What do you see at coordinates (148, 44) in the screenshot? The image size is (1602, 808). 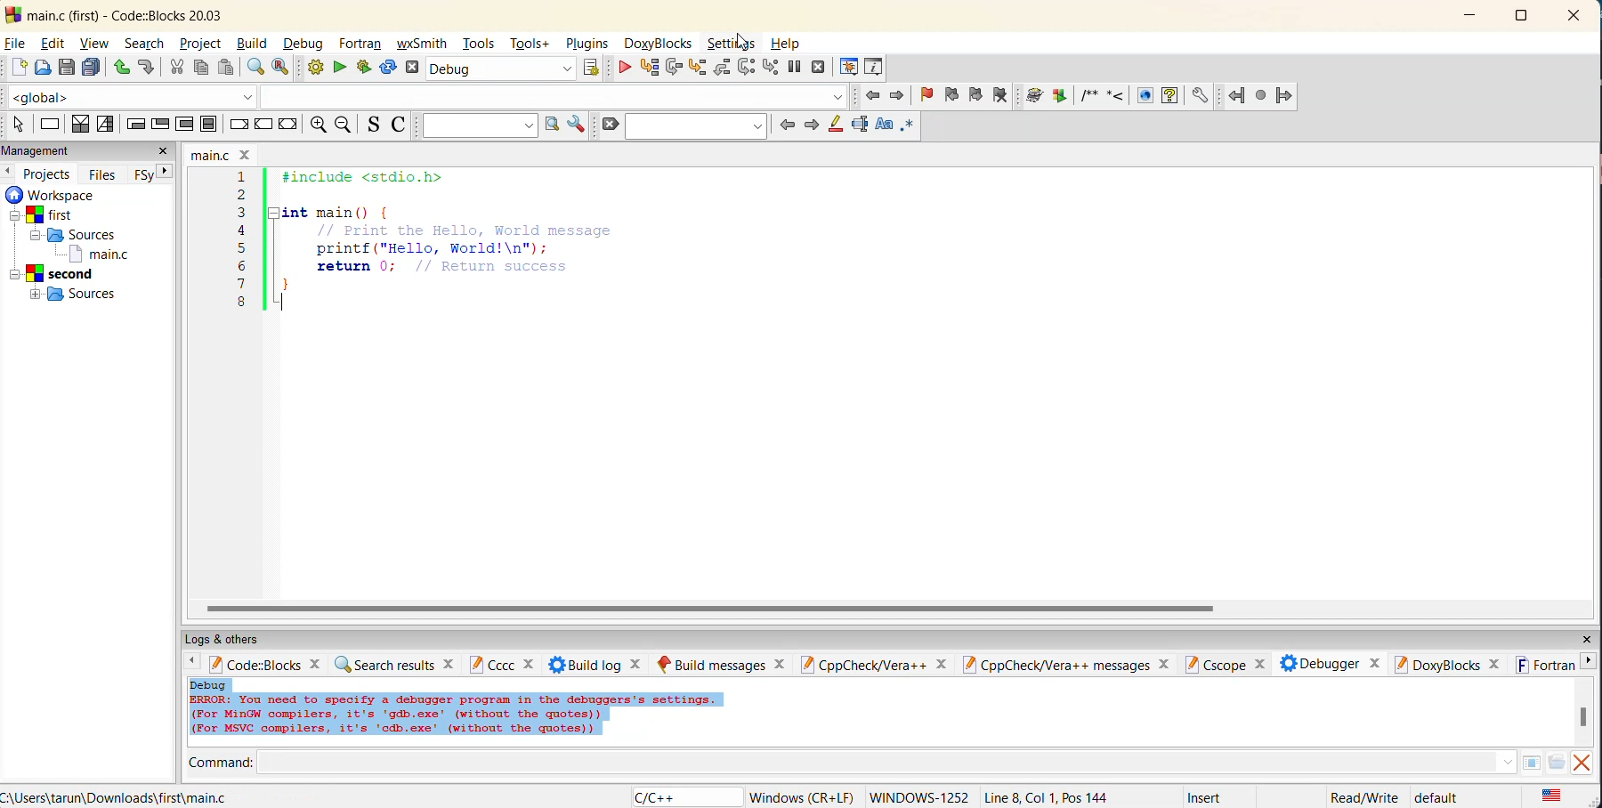 I see `search` at bounding box center [148, 44].